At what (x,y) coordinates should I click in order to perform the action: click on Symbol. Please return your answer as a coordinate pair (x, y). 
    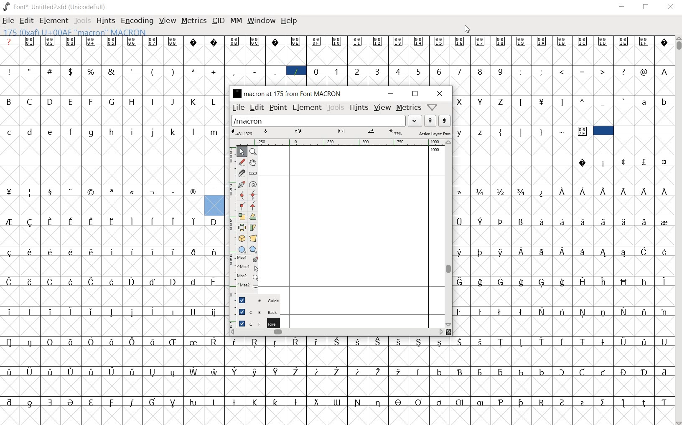
    Looking at the image, I should click on (603, 312).